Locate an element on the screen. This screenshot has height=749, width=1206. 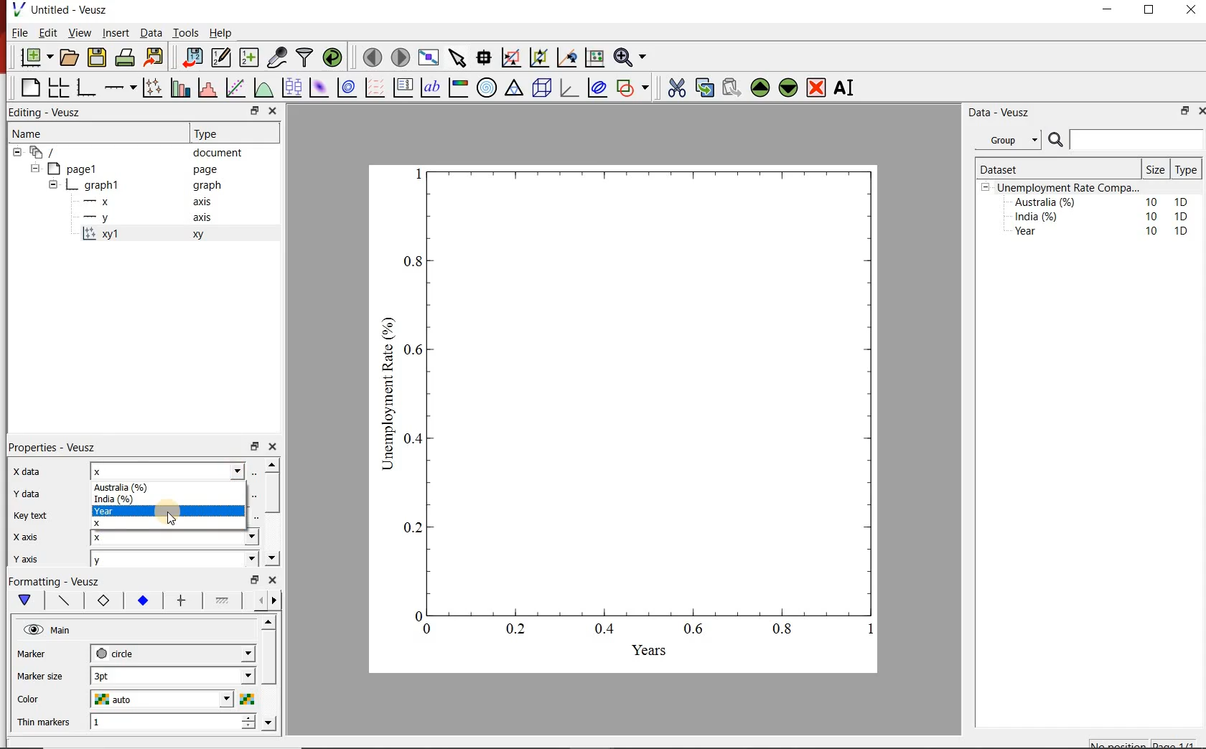
y data is located at coordinates (31, 494).